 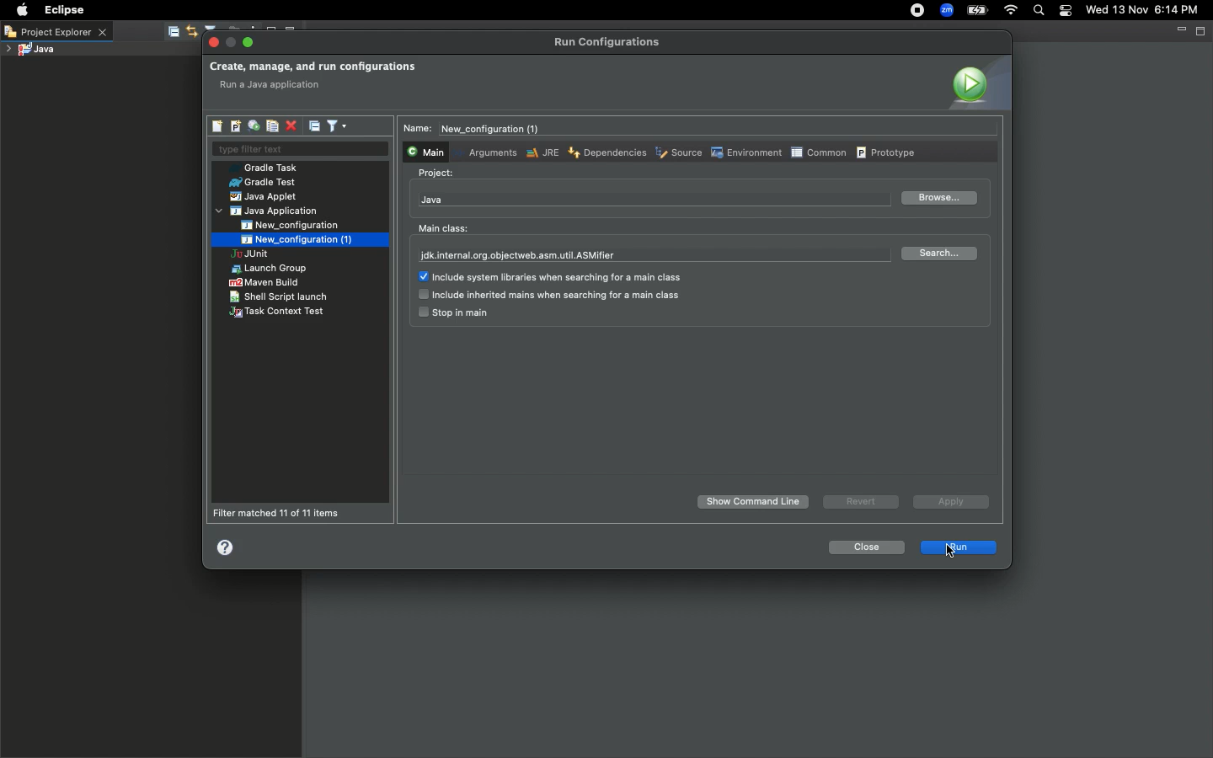 What do you see at coordinates (548, 296) in the screenshot?
I see `include inherited mains when searching for a main class` at bounding box center [548, 296].